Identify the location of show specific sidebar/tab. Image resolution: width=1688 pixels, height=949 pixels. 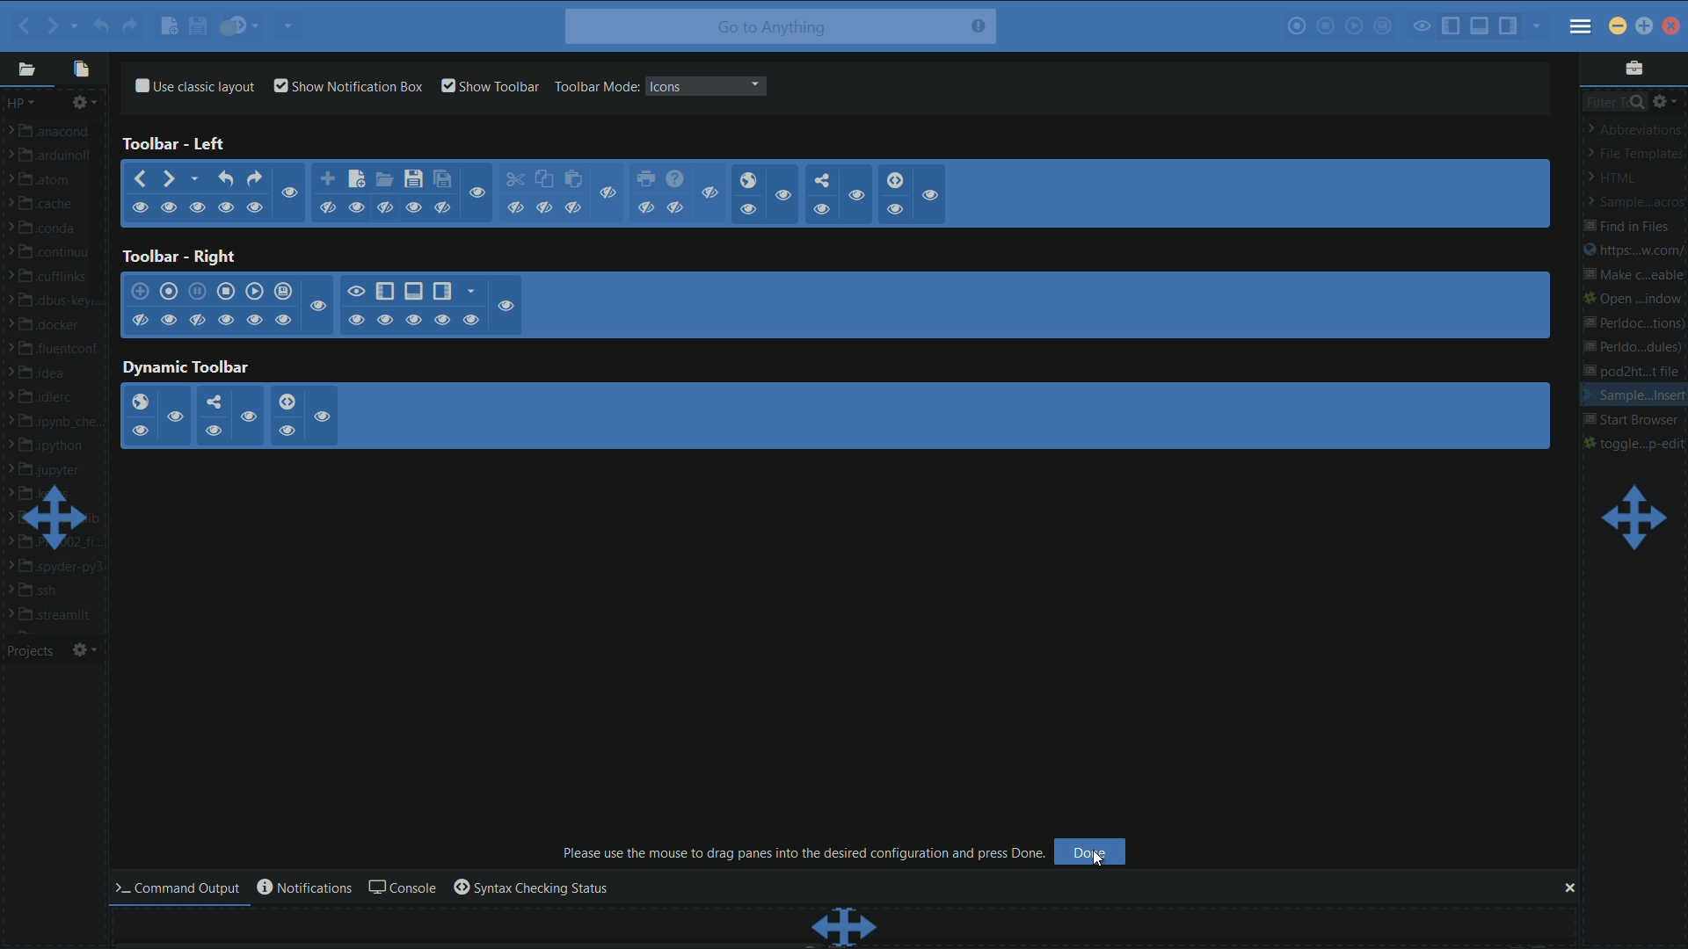
(472, 292).